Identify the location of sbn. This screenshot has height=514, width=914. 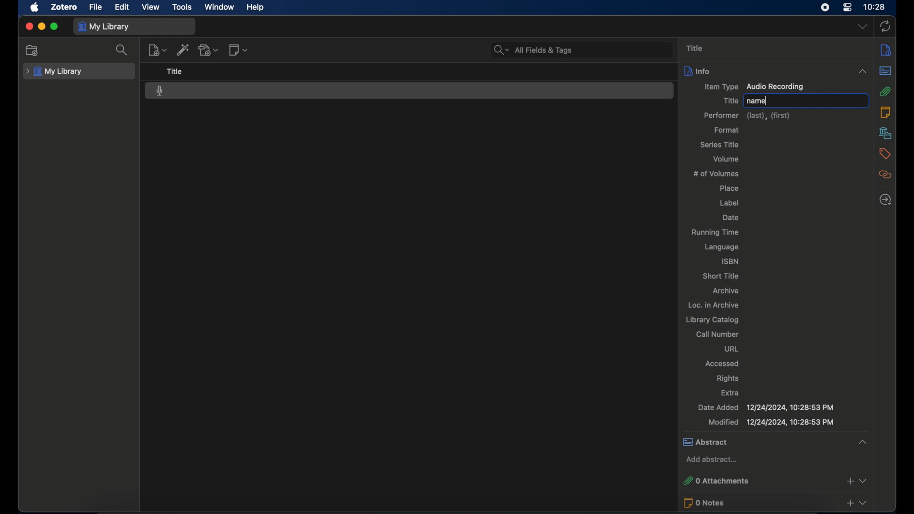
(729, 261).